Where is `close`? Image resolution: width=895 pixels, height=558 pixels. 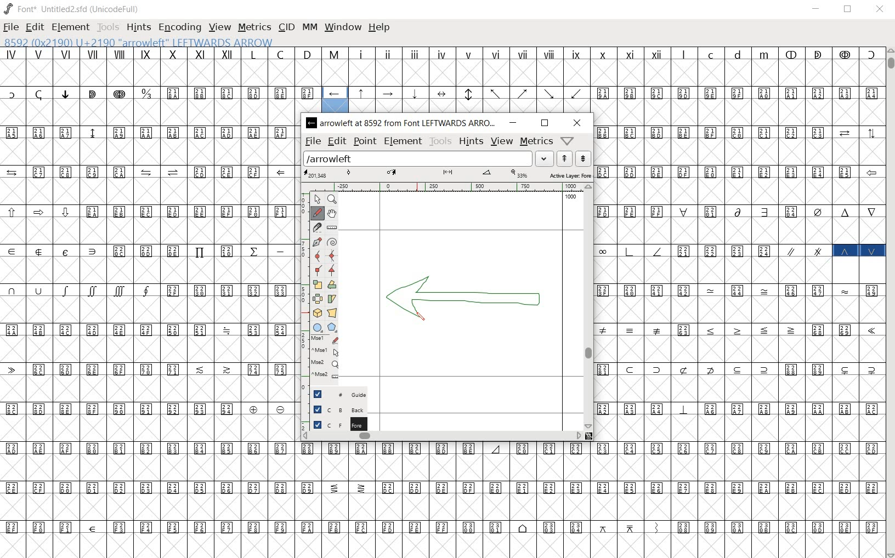
close is located at coordinates (880, 10).